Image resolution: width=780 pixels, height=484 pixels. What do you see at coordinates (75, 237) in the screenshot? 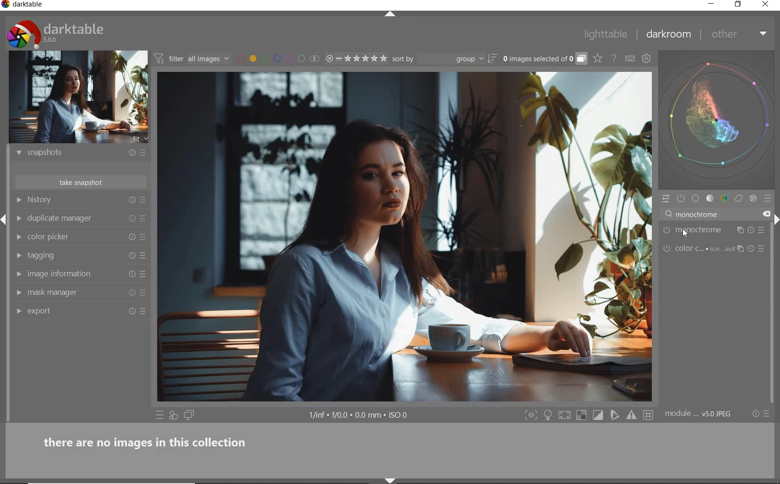
I see `color picker` at bounding box center [75, 237].